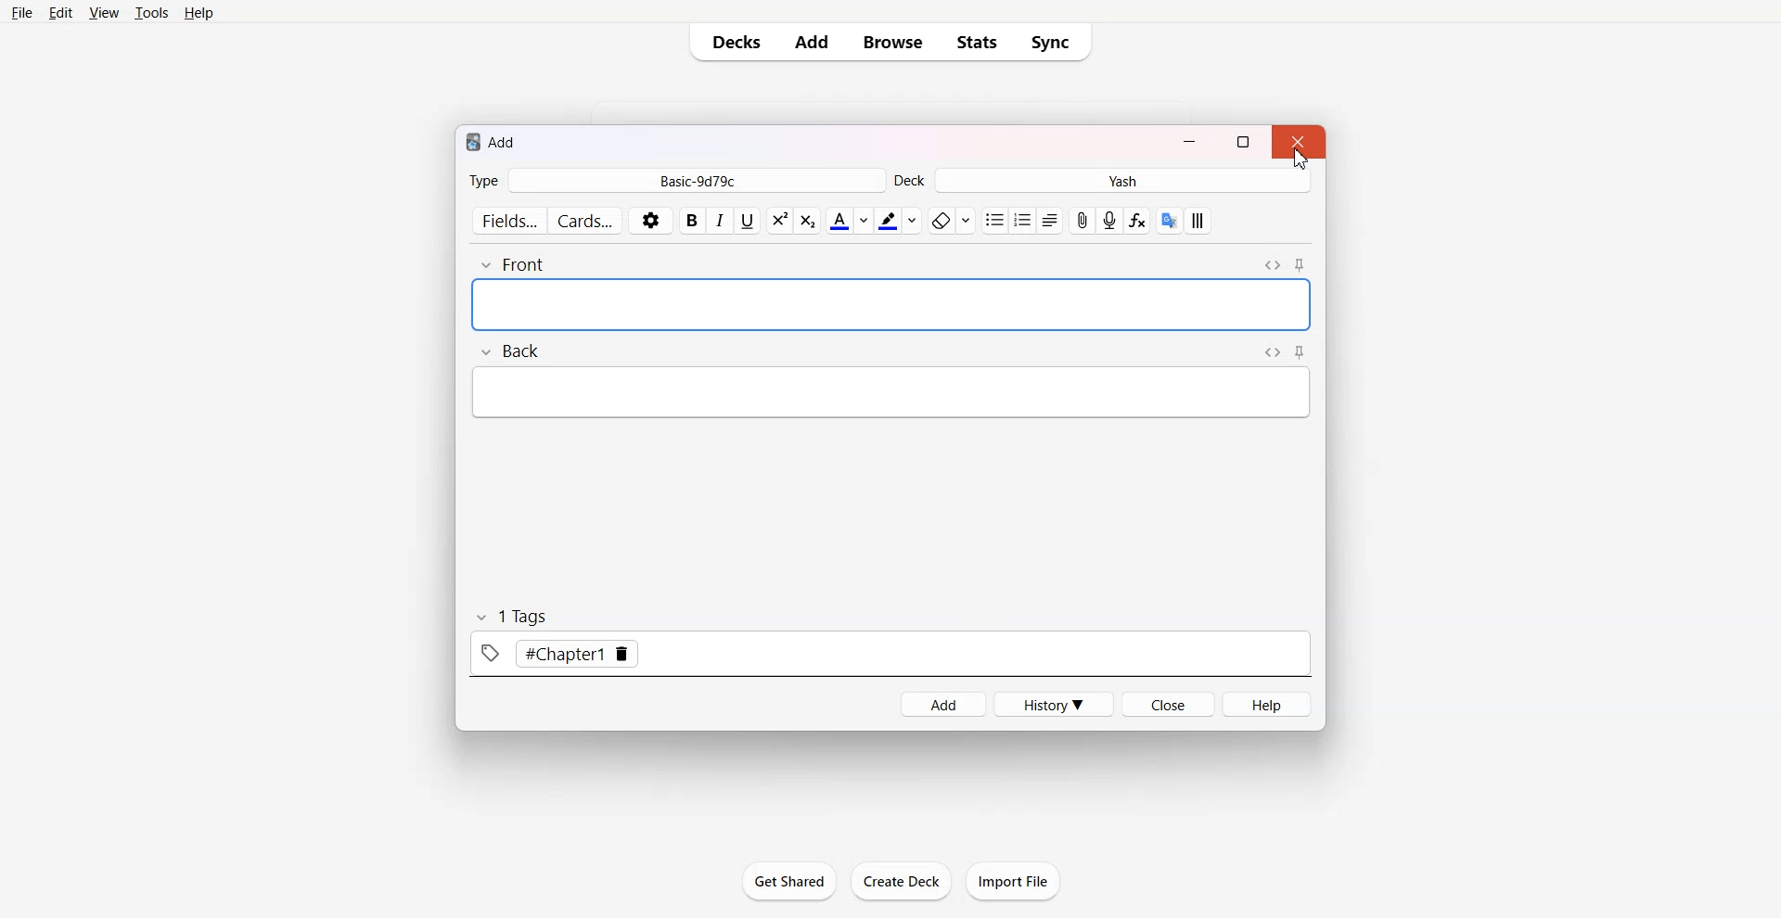  Describe the element at coordinates (1299, 265) in the screenshot. I see `Toggle Sticky` at that location.